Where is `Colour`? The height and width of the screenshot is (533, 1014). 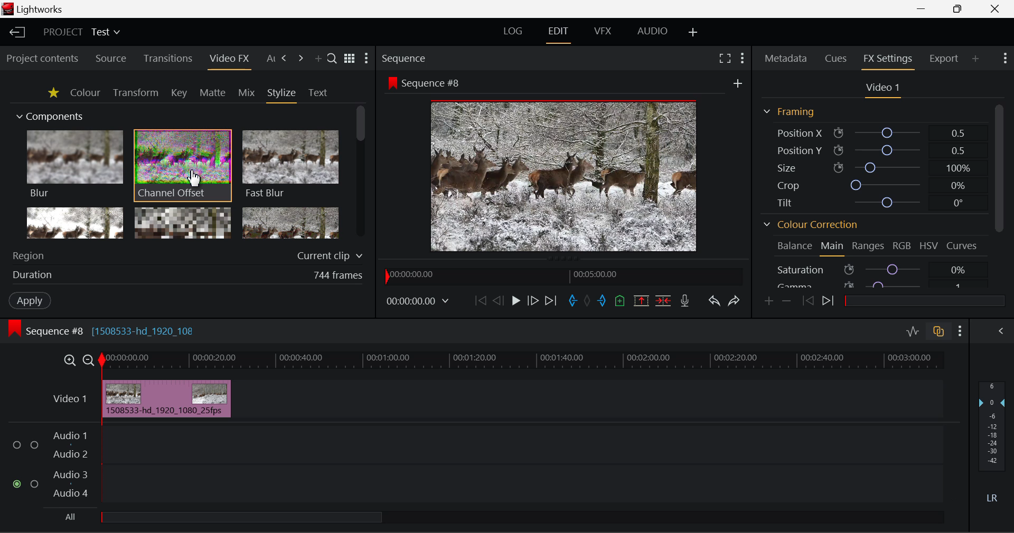
Colour is located at coordinates (84, 92).